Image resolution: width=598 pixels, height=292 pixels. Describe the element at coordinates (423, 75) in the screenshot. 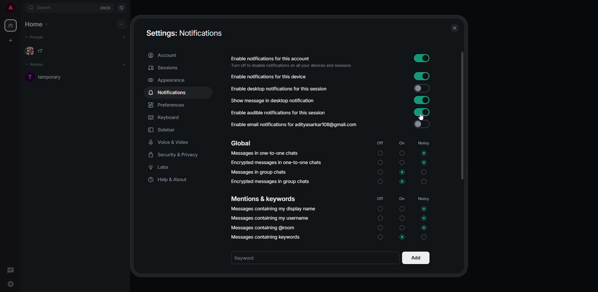

I see `enabled` at that location.